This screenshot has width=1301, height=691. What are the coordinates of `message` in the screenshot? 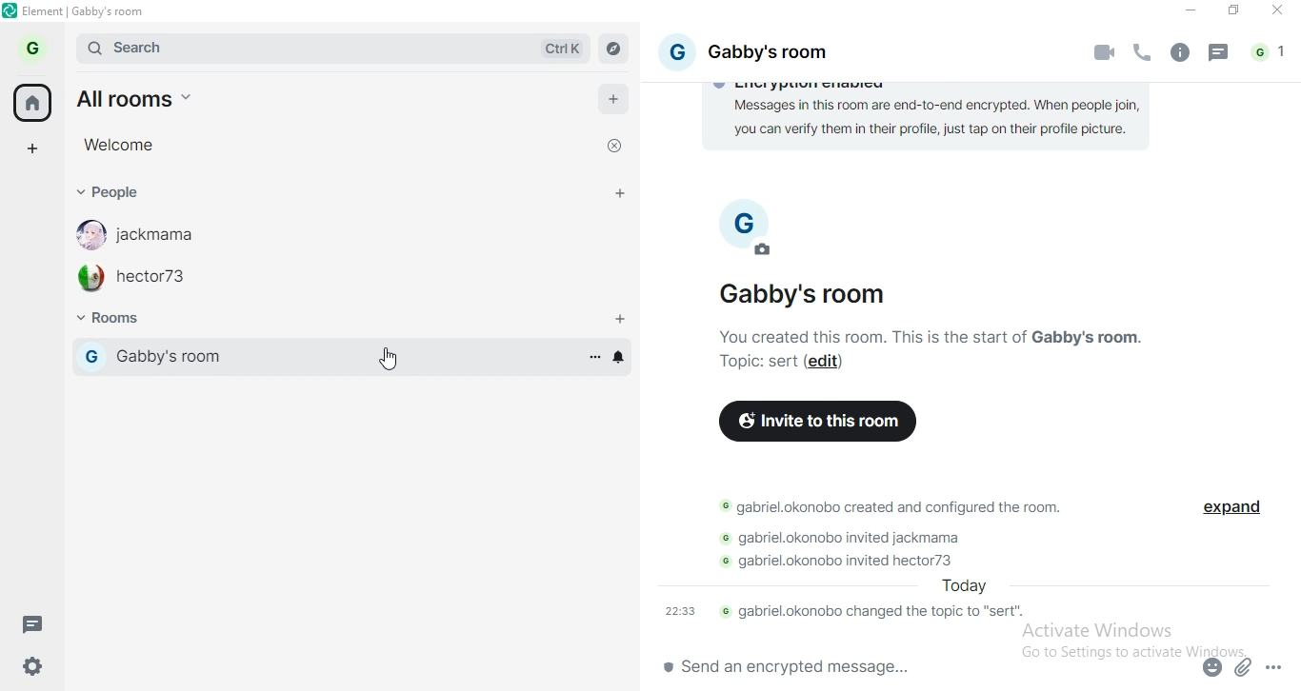 It's located at (1219, 56).